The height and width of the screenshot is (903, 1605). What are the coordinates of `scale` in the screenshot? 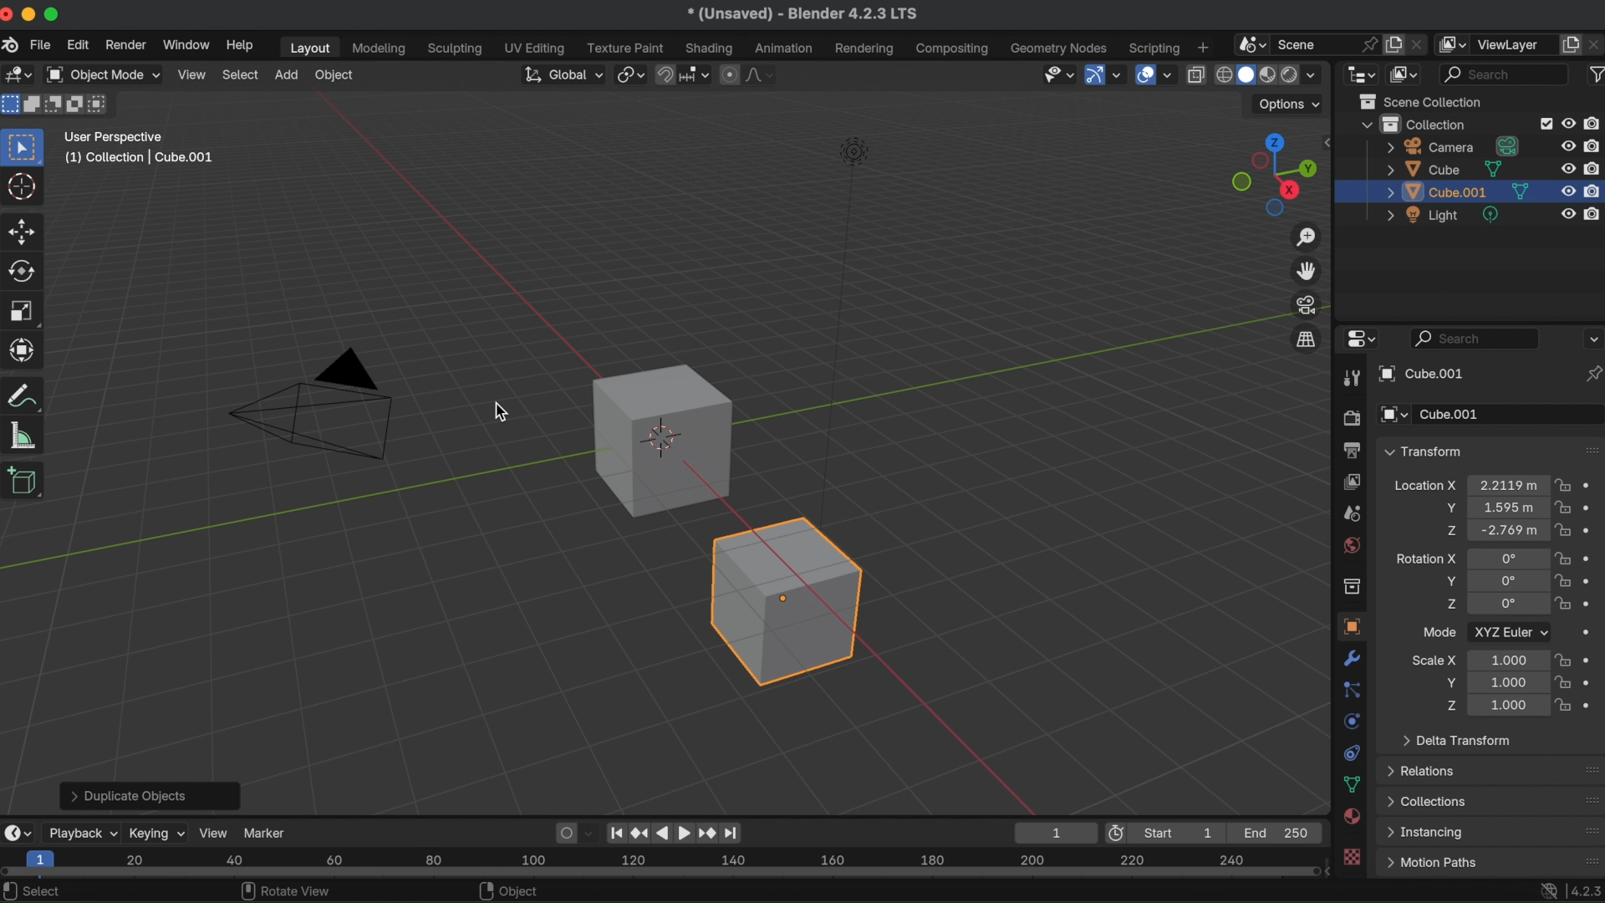 It's located at (23, 311).